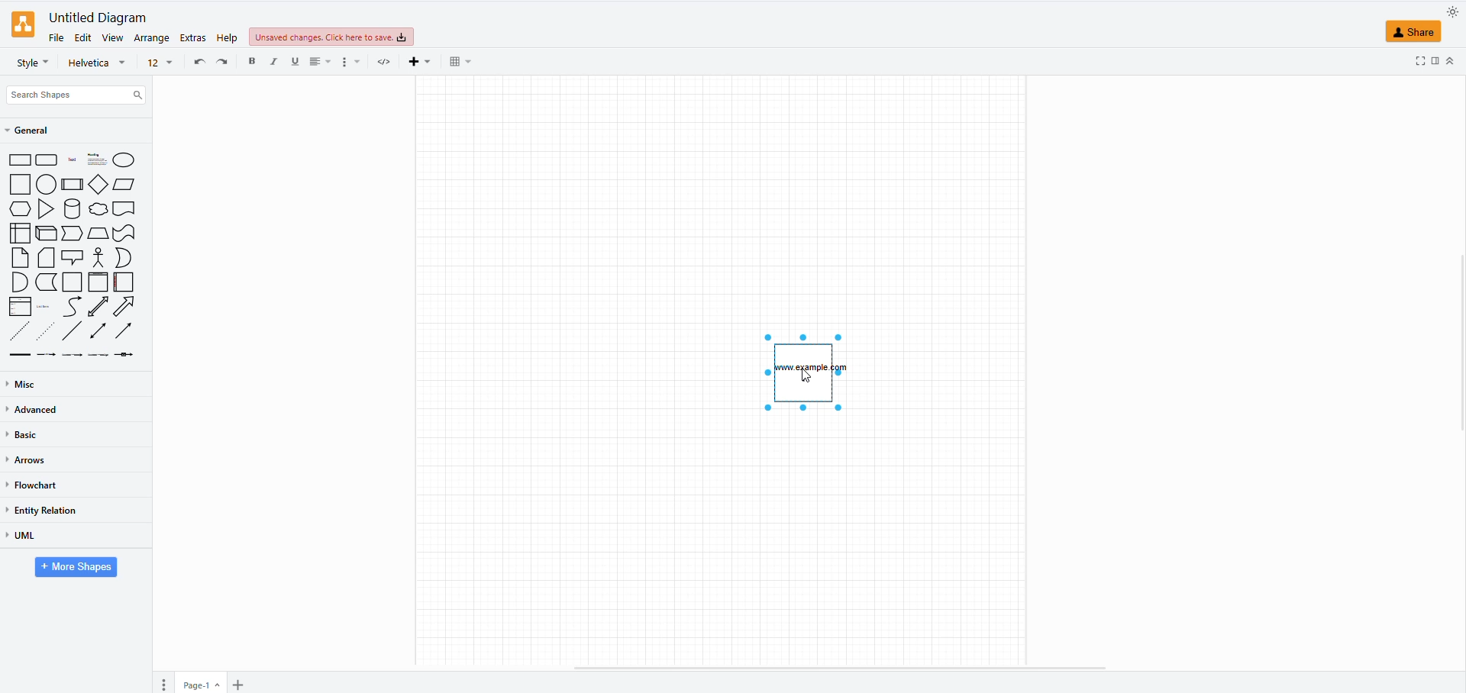 This screenshot has height=693, width=1466. Describe the element at coordinates (73, 282) in the screenshot. I see `container` at that location.